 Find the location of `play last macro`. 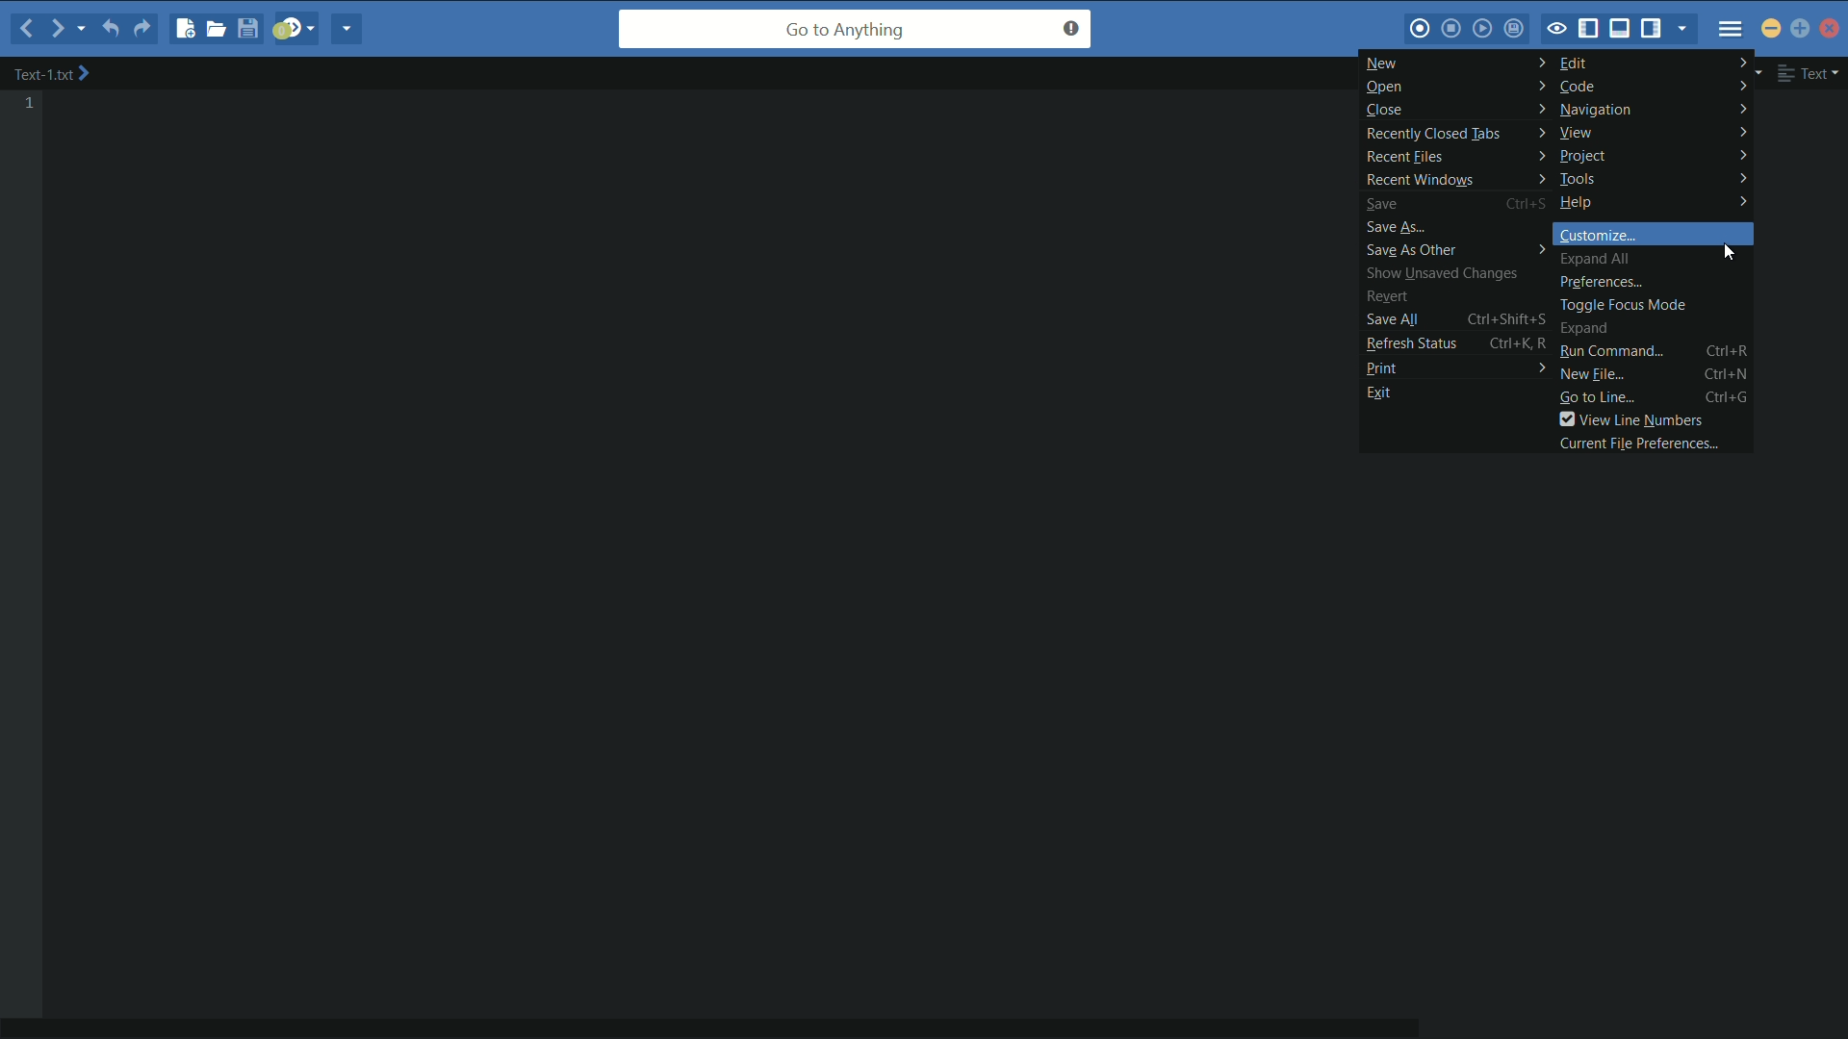

play last macro is located at coordinates (1482, 29).